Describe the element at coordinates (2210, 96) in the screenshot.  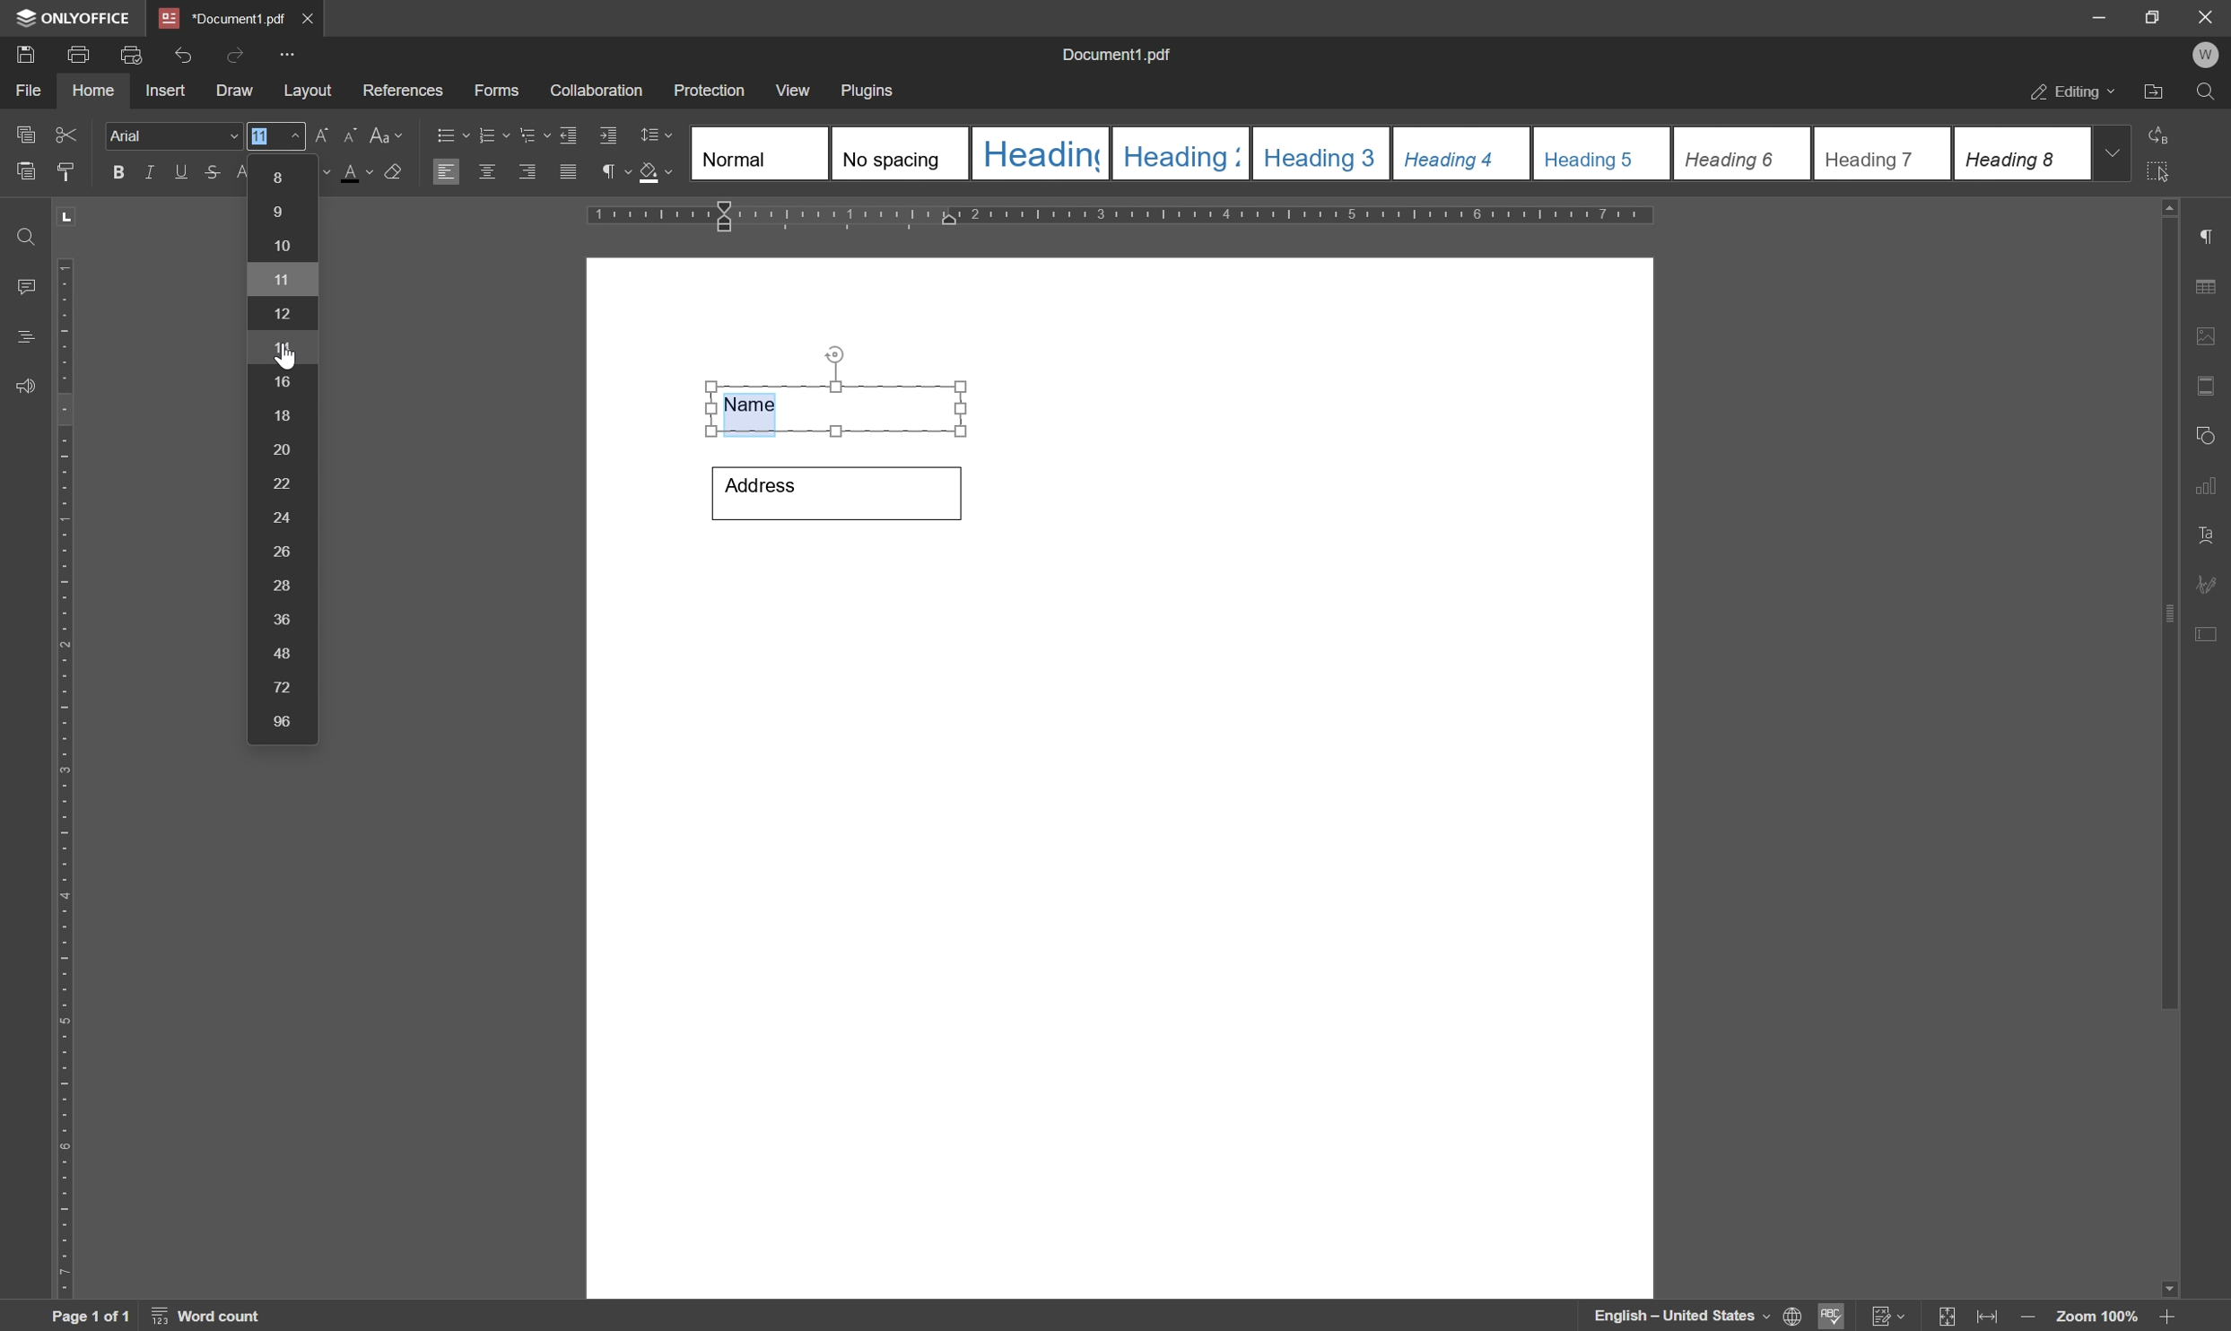
I see `find` at that location.